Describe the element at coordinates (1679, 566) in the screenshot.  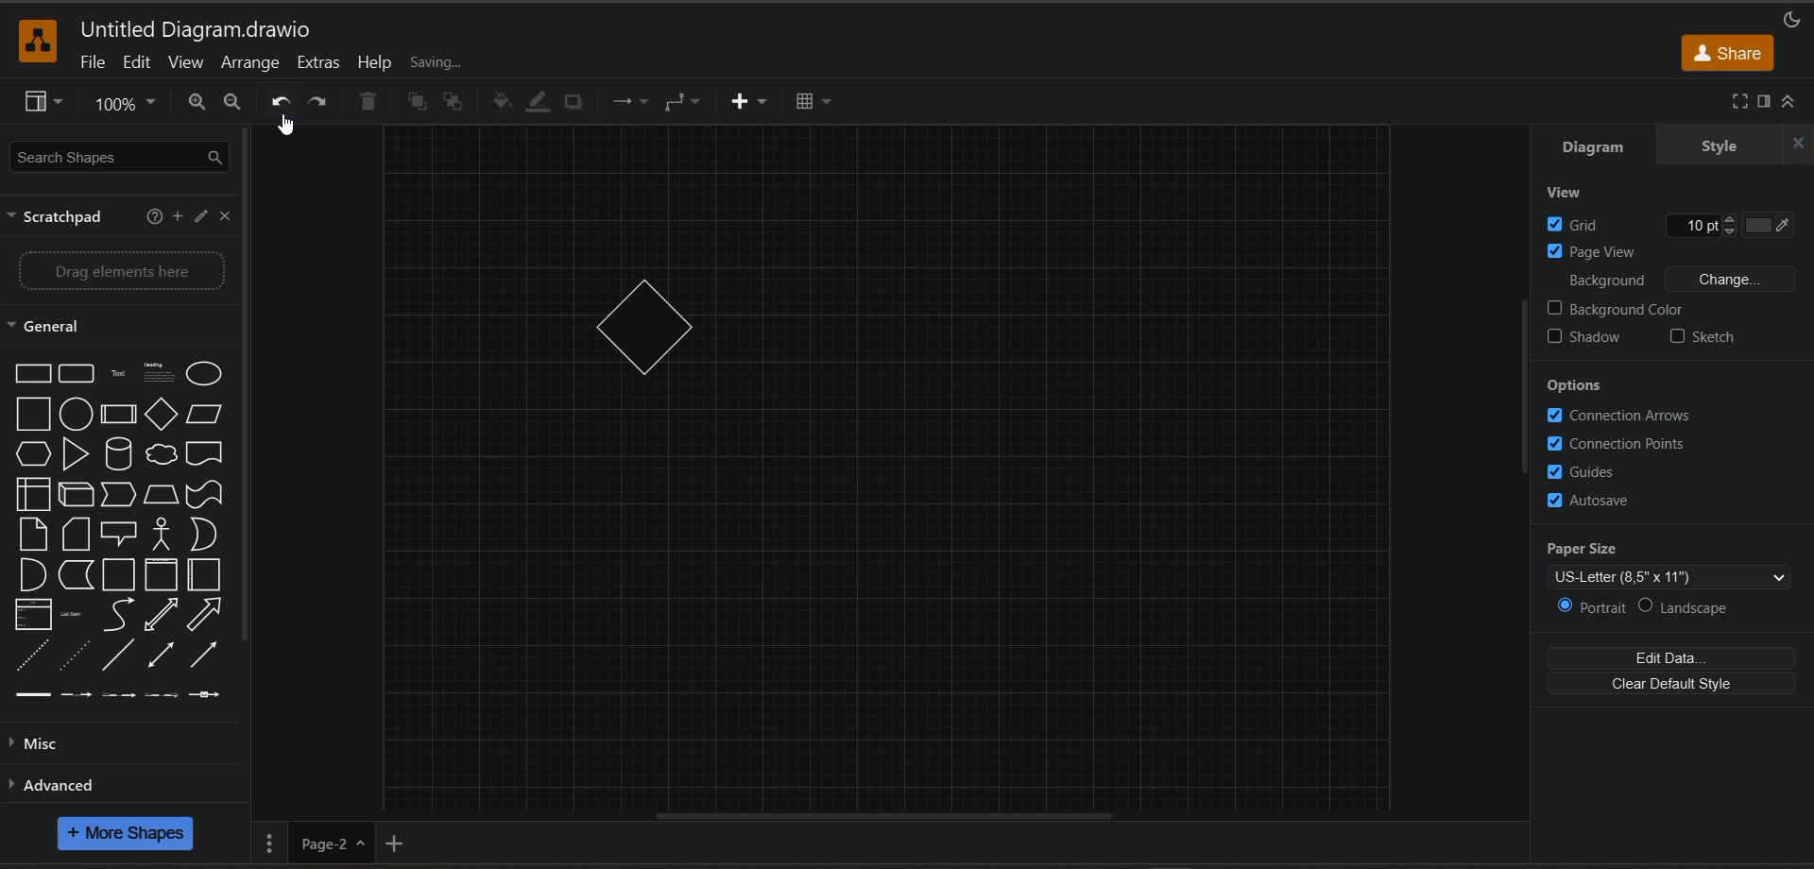
I see `paper size` at that location.